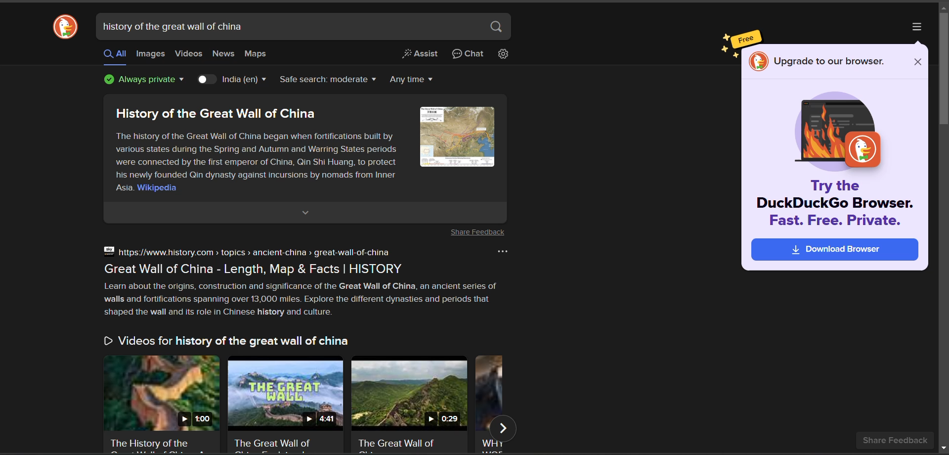 This screenshot has height=455, width=949. I want to click on maps, so click(254, 53).